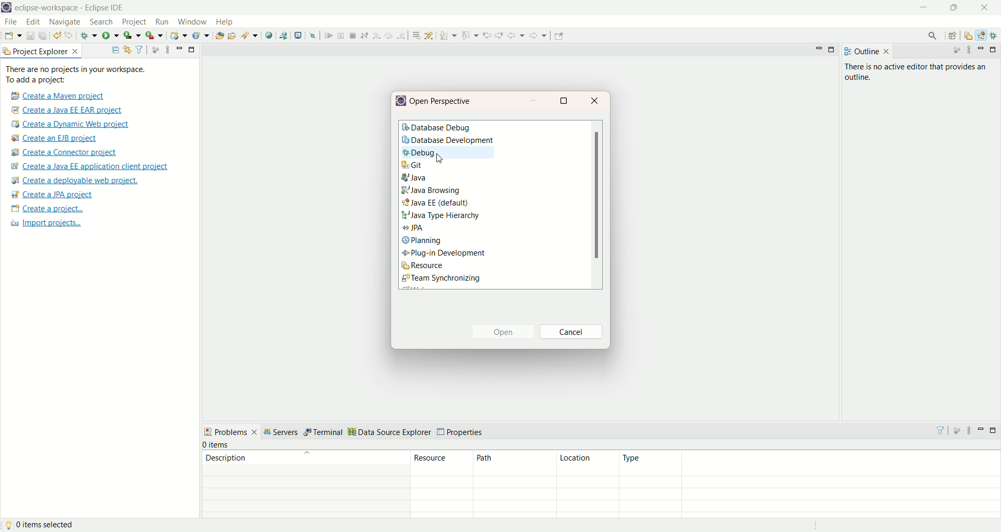  What do you see at coordinates (918, 72) in the screenshot?
I see `there is no active editor that provides an outline` at bounding box center [918, 72].